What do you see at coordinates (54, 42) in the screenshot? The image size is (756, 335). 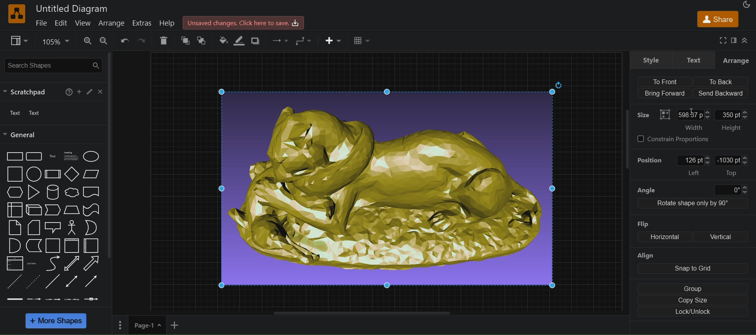 I see `zoom` at bounding box center [54, 42].